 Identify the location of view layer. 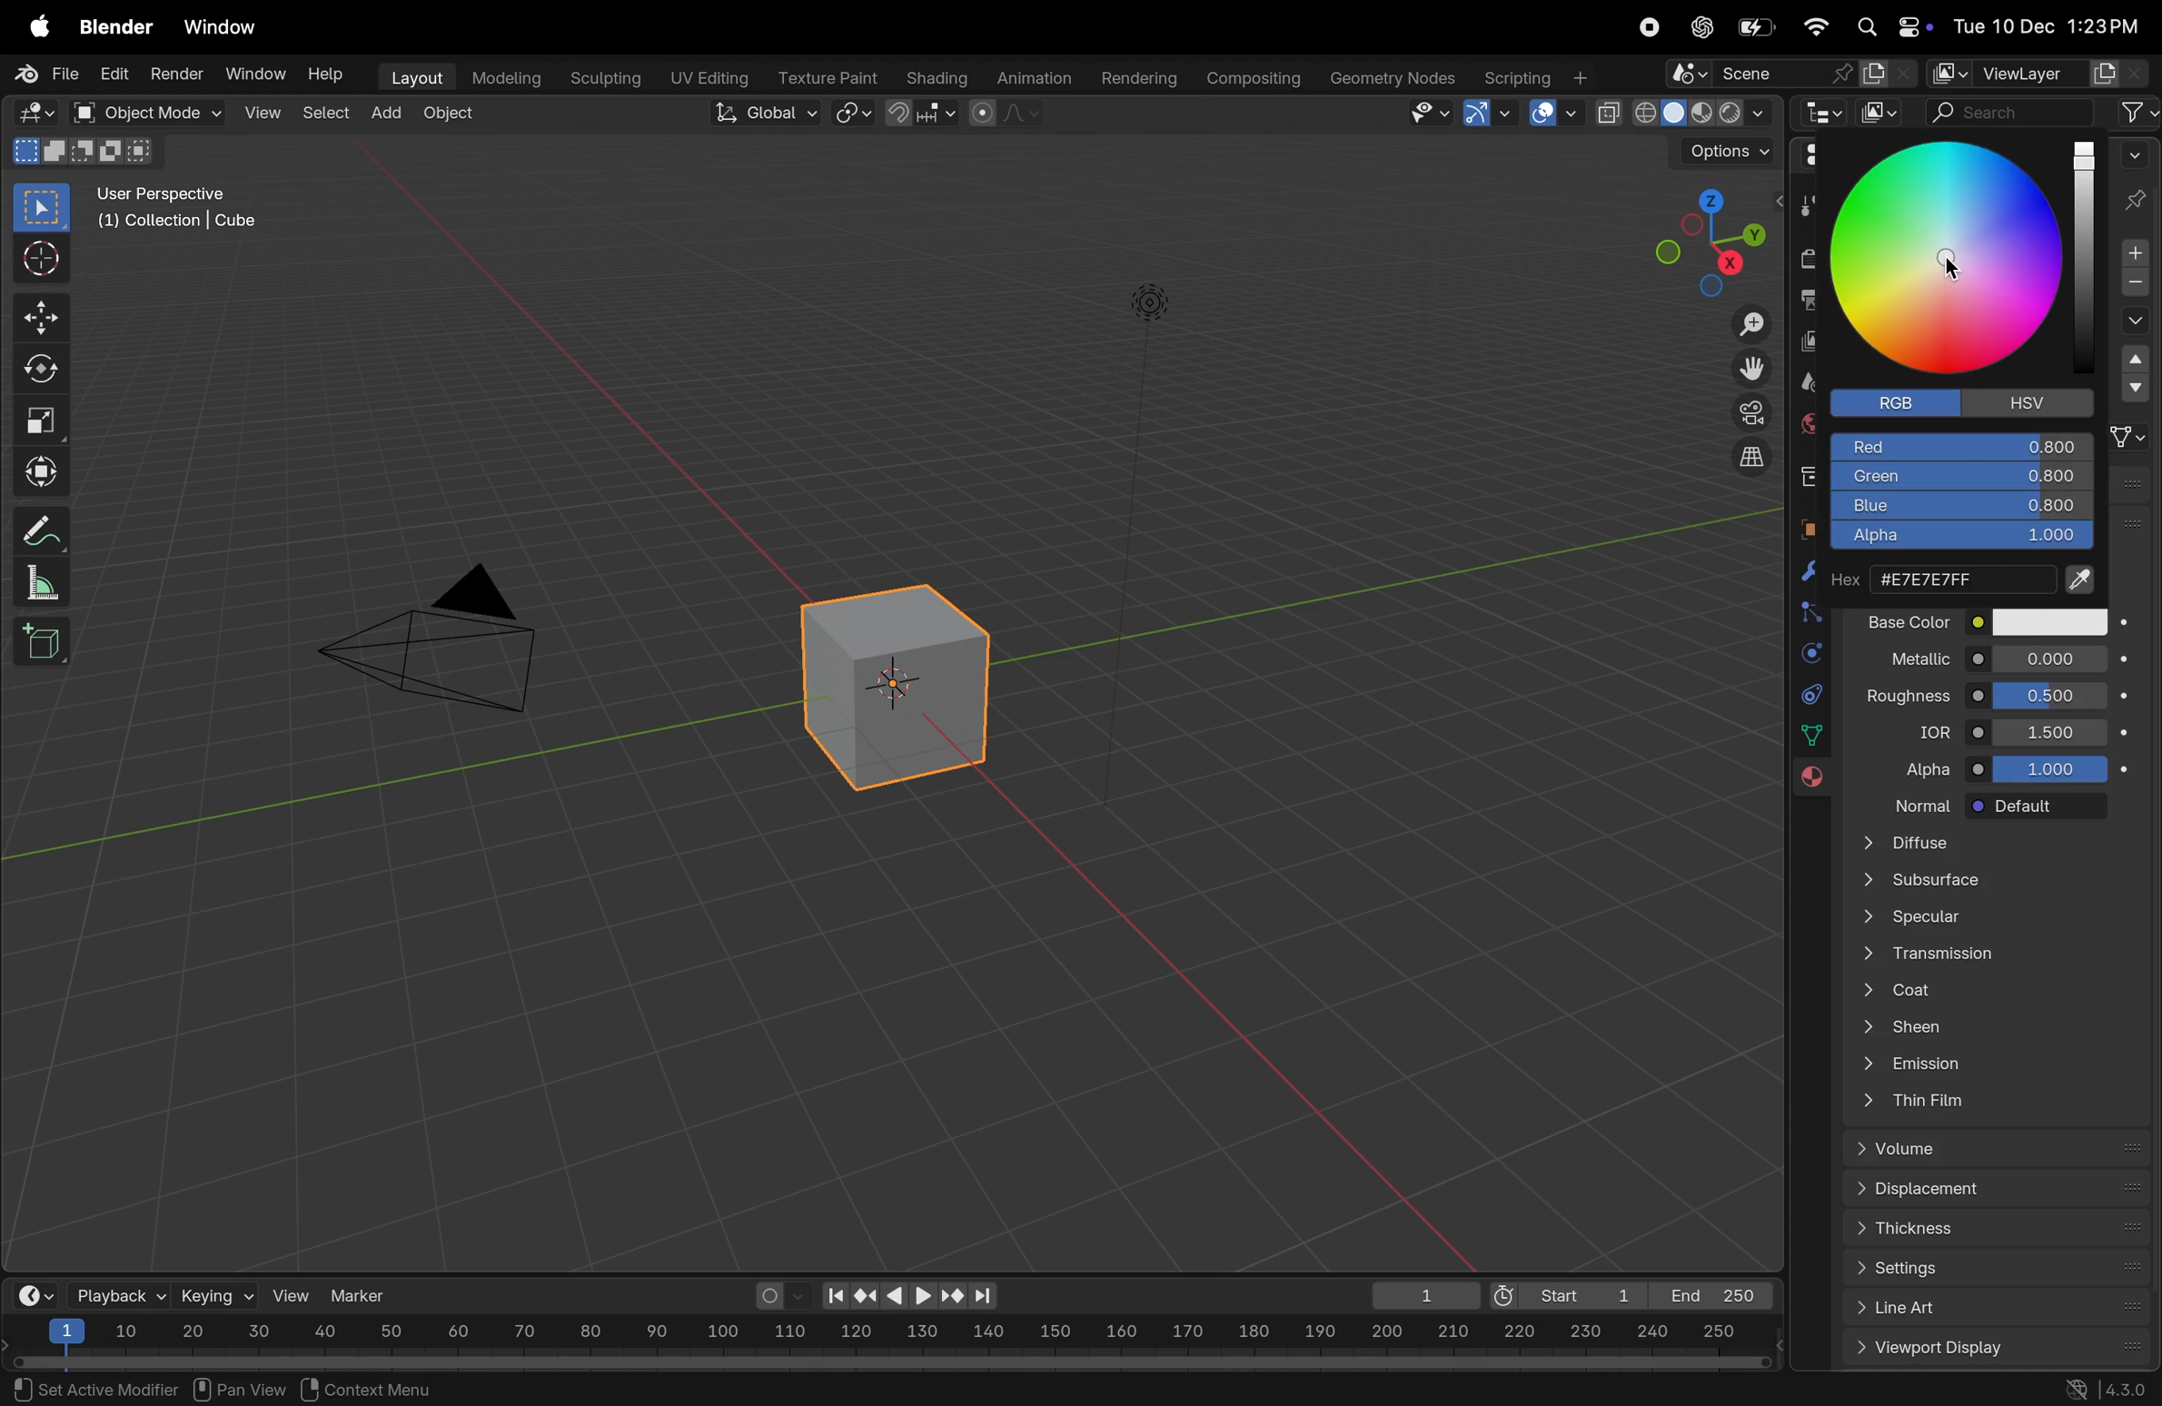
(1804, 342).